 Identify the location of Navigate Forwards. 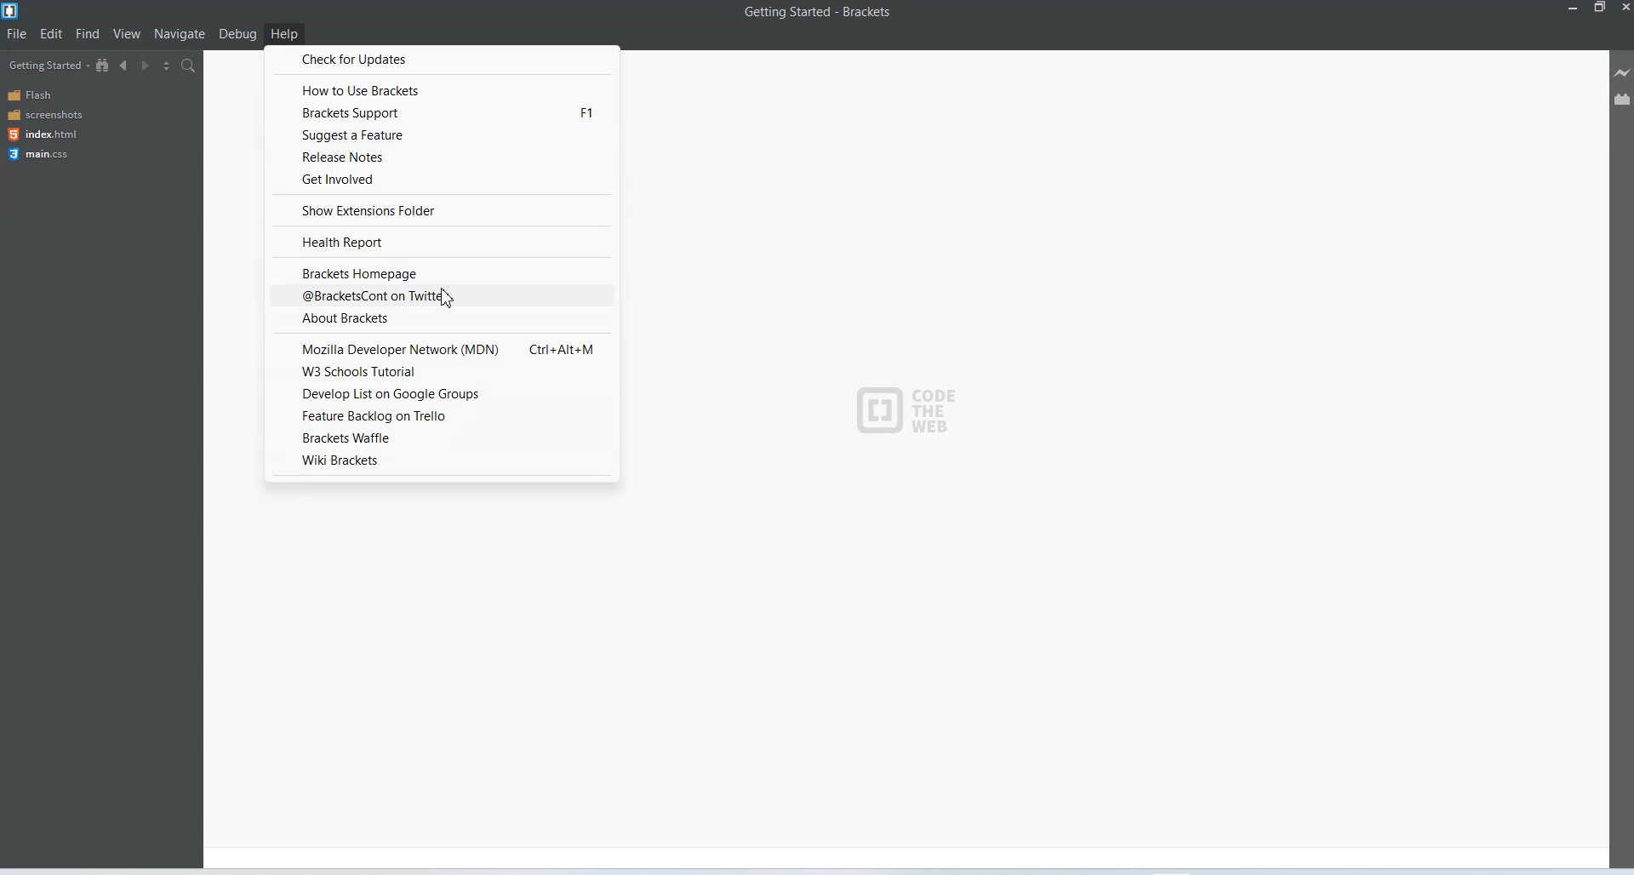
(147, 66).